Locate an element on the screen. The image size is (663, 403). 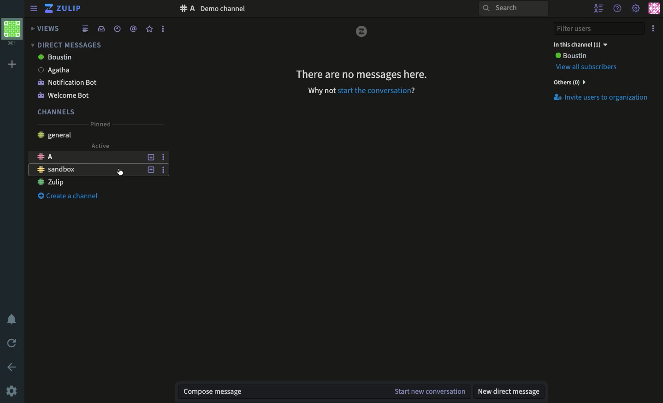
Zulip is located at coordinates (65, 10).